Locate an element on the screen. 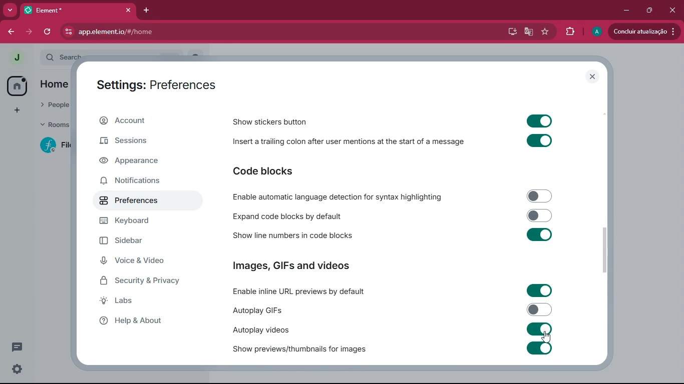 This screenshot has width=684, height=384. close tab is located at coordinates (130, 9).